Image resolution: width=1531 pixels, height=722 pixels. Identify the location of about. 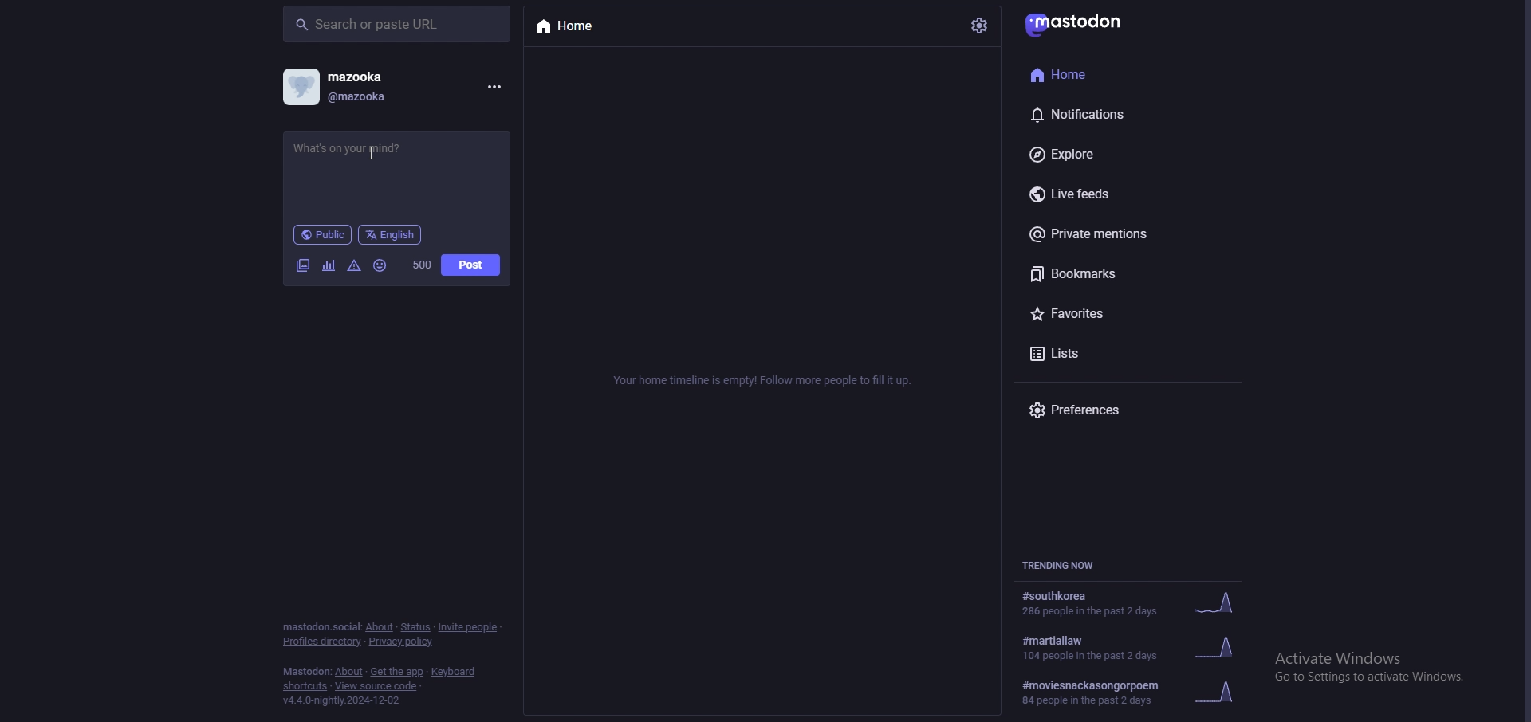
(349, 672).